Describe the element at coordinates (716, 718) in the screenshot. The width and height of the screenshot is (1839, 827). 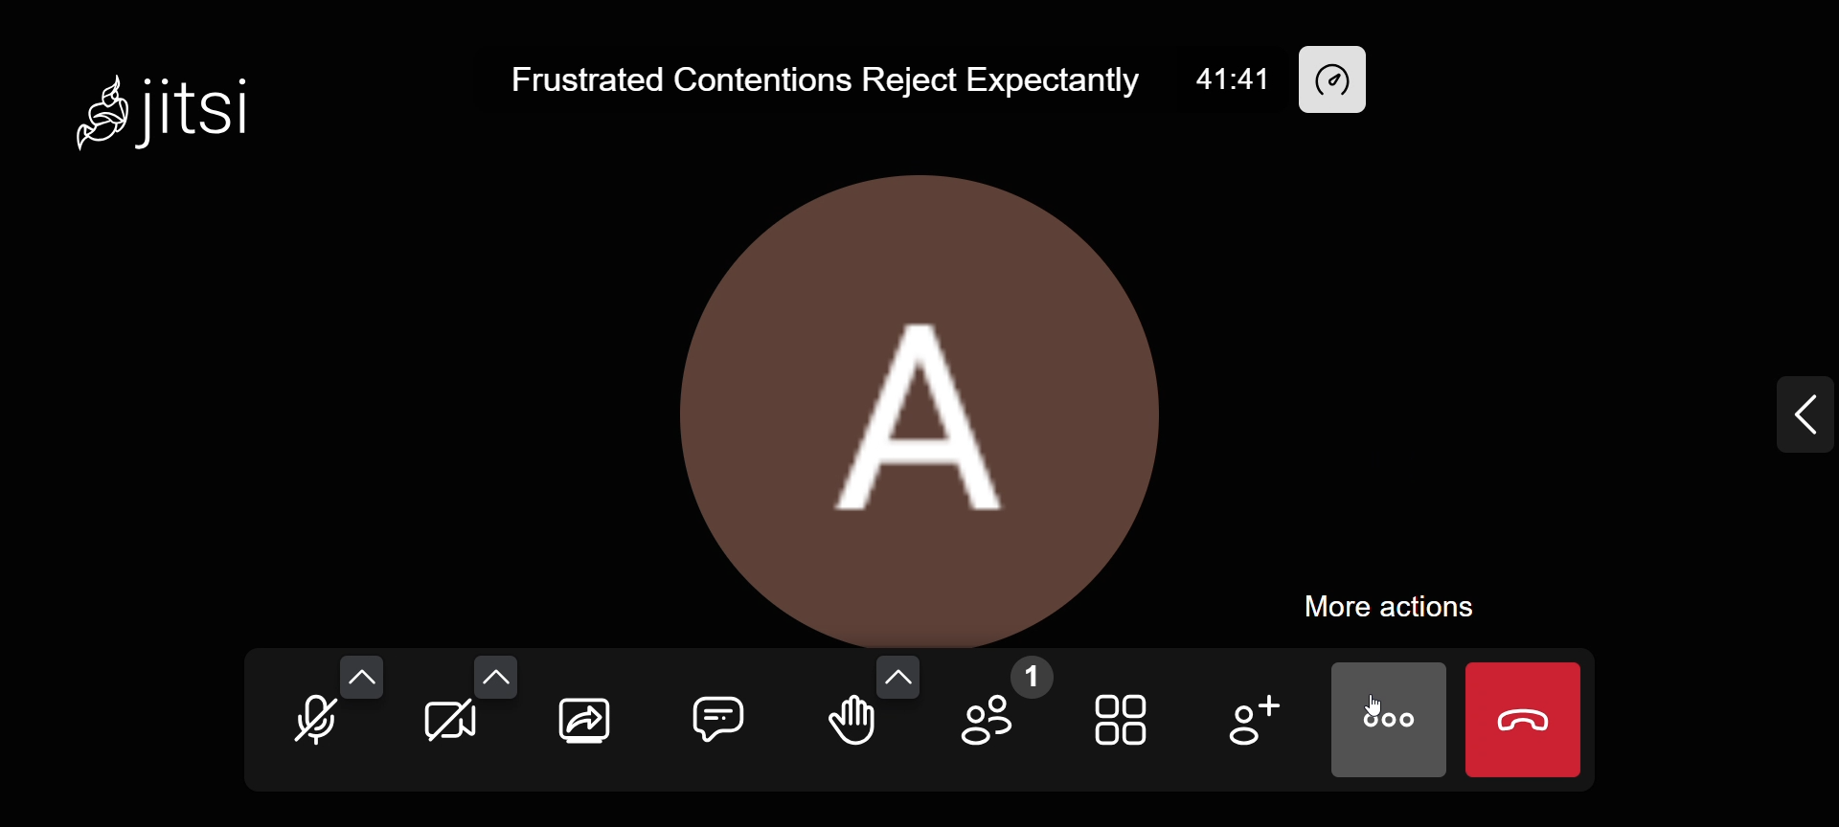
I see `chat` at that location.